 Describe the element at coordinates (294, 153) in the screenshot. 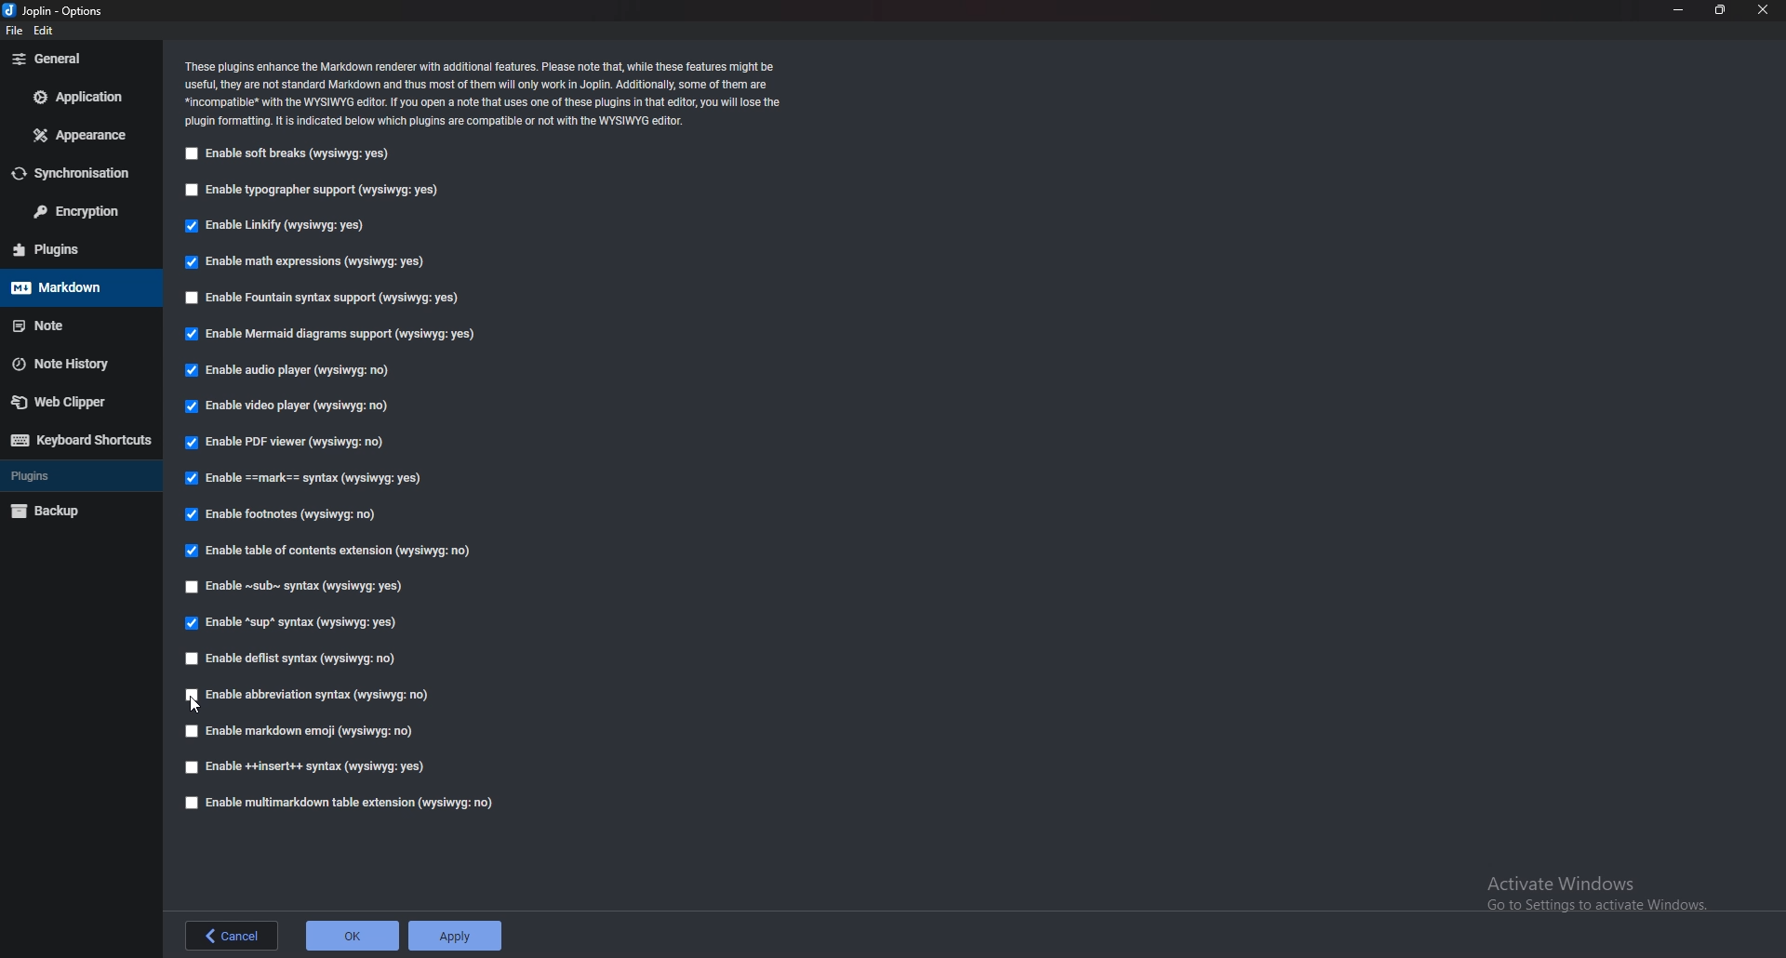

I see `Enable soft breaks (wysiwyg: yes)` at that location.